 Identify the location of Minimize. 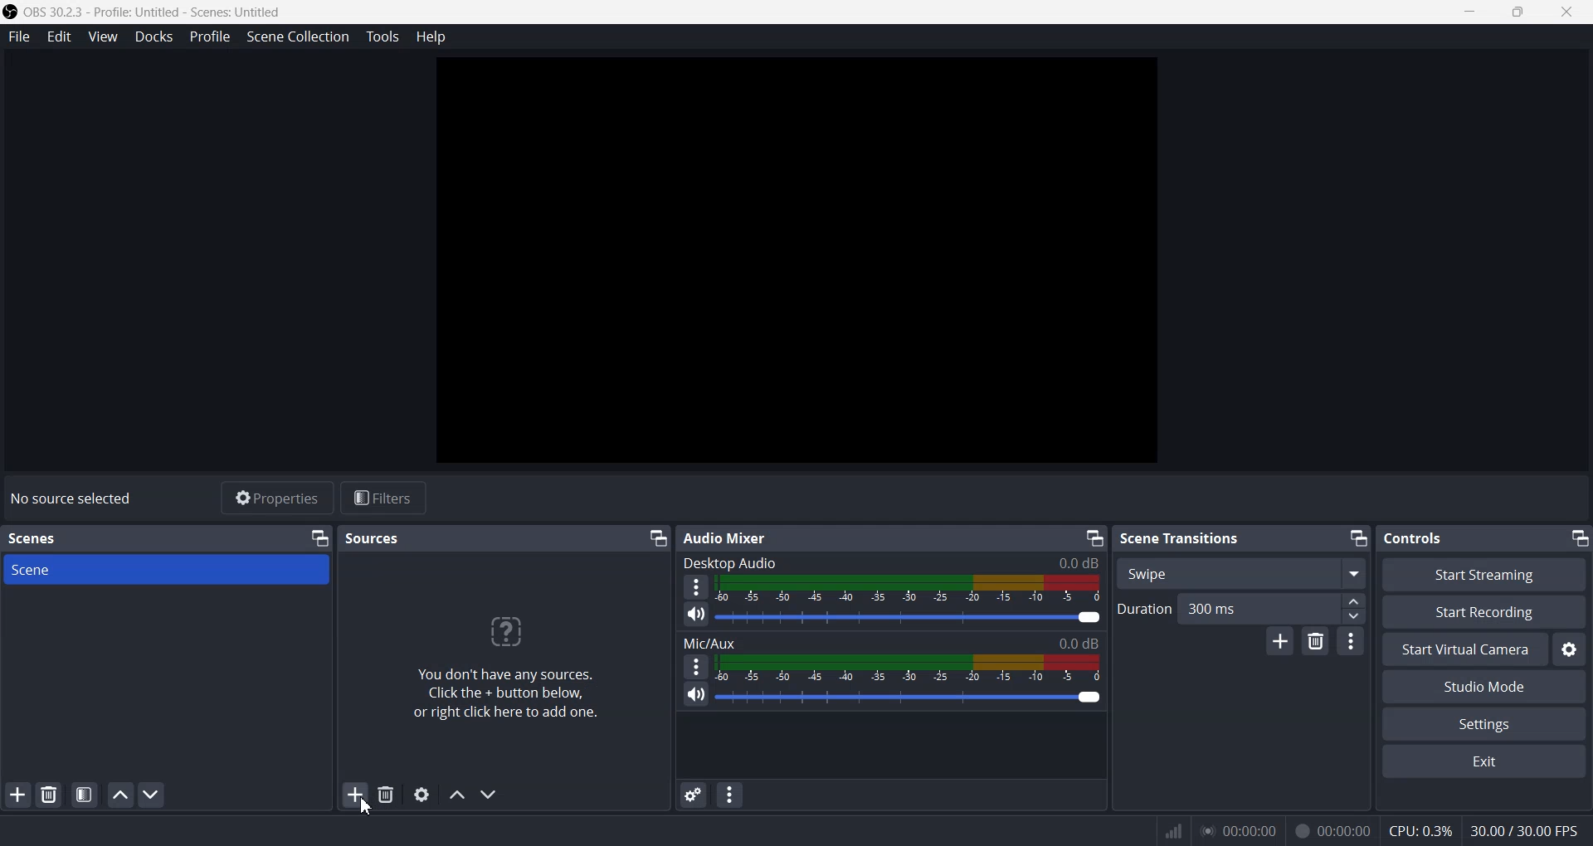
(321, 537).